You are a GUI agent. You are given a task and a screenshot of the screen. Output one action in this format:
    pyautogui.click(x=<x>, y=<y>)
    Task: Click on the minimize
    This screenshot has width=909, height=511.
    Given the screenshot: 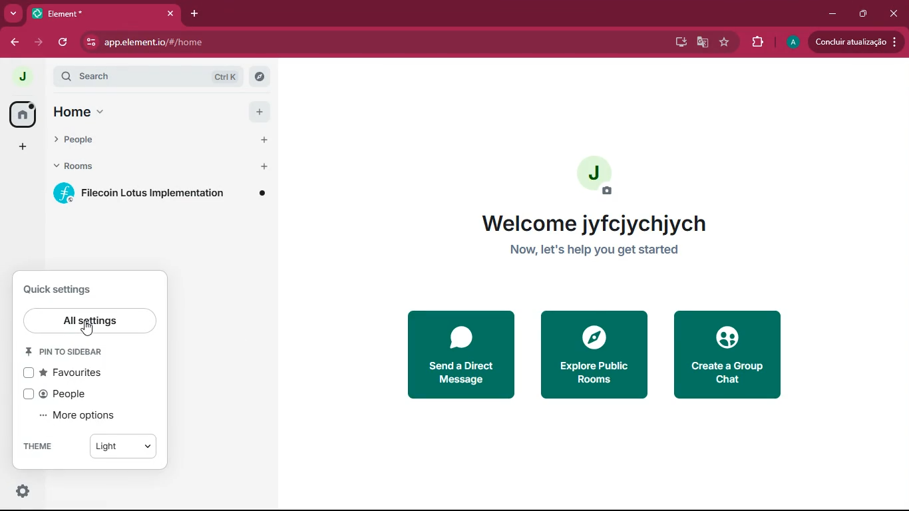 What is the action you would take?
    pyautogui.click(x=829, y=14)
    